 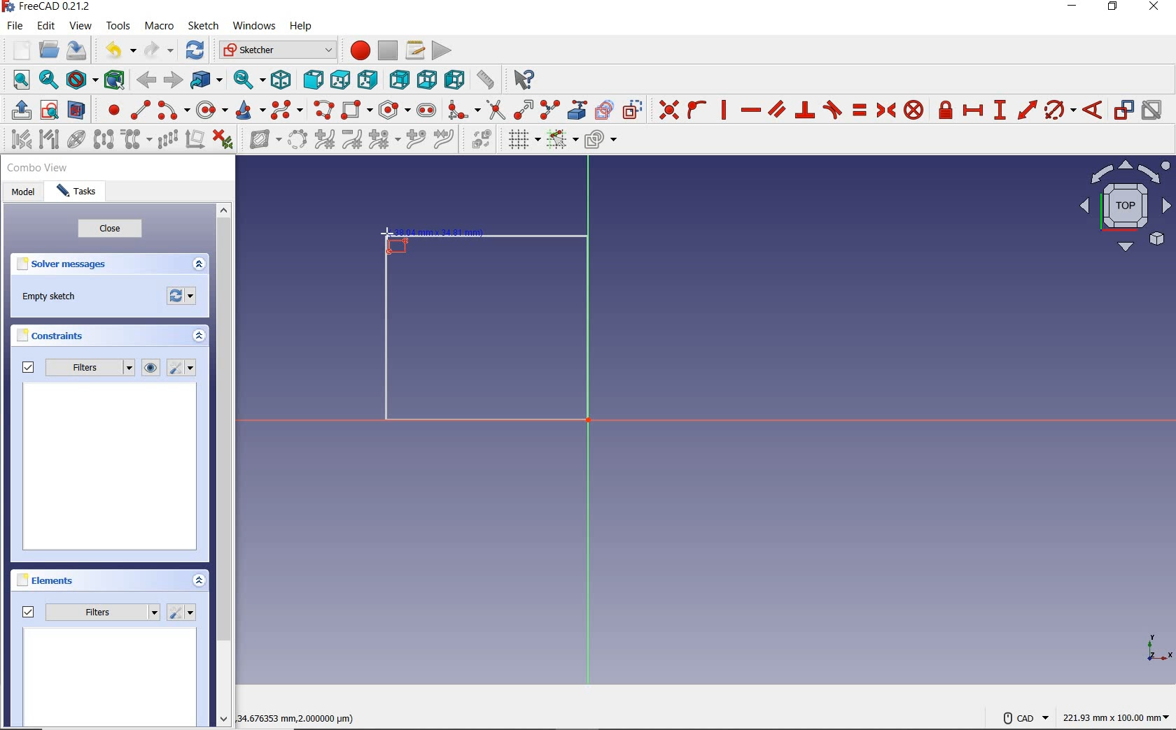 What do you see at coordinates (1116, 717) in the screenshot?
I see `221.93mmx100.00mm` at bounding box center [1116, 717].